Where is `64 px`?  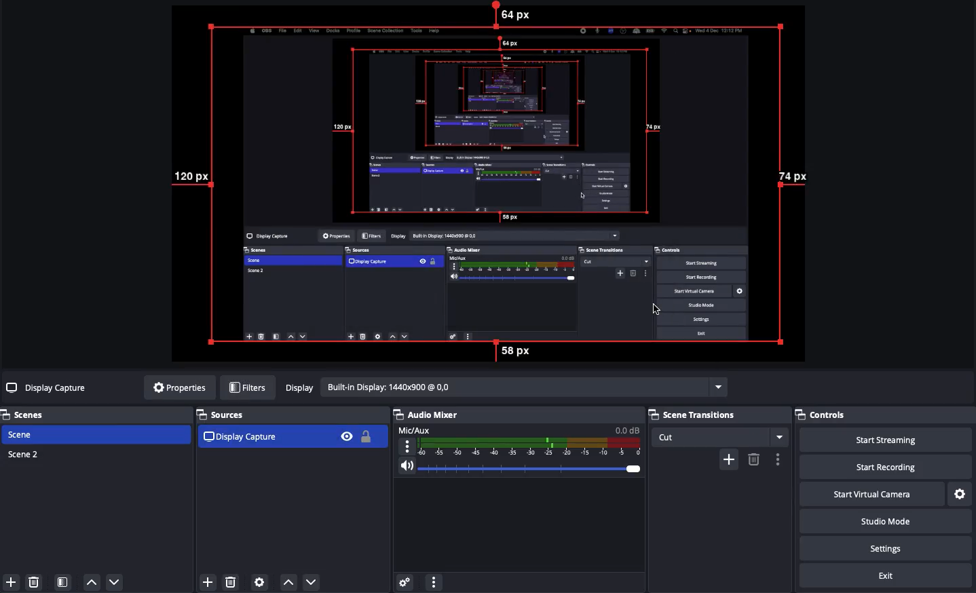 64 px is located at coordinates (513, 16).